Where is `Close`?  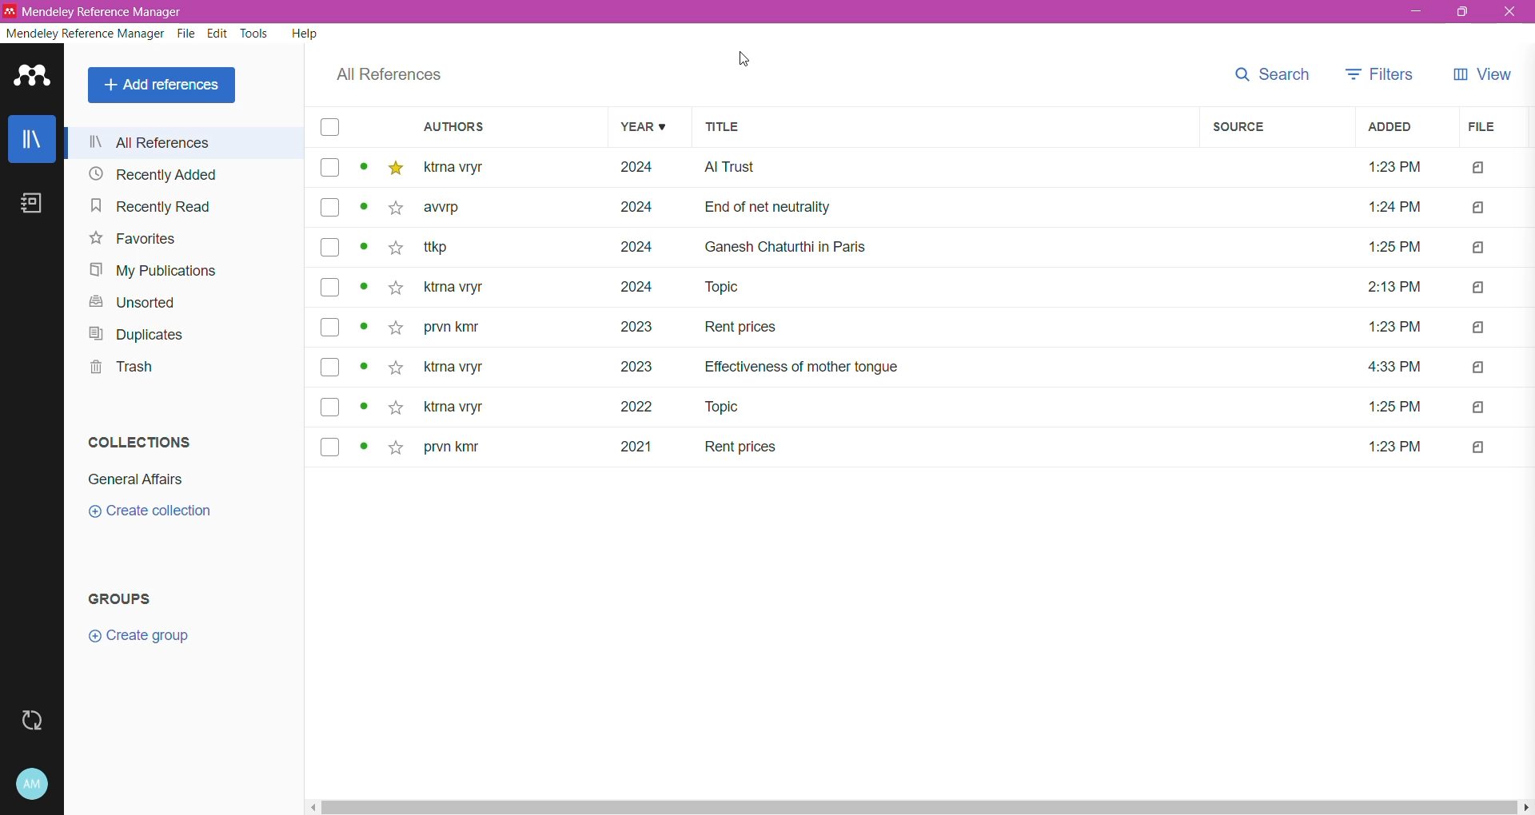
Close is located at coordinates (1513, 12).